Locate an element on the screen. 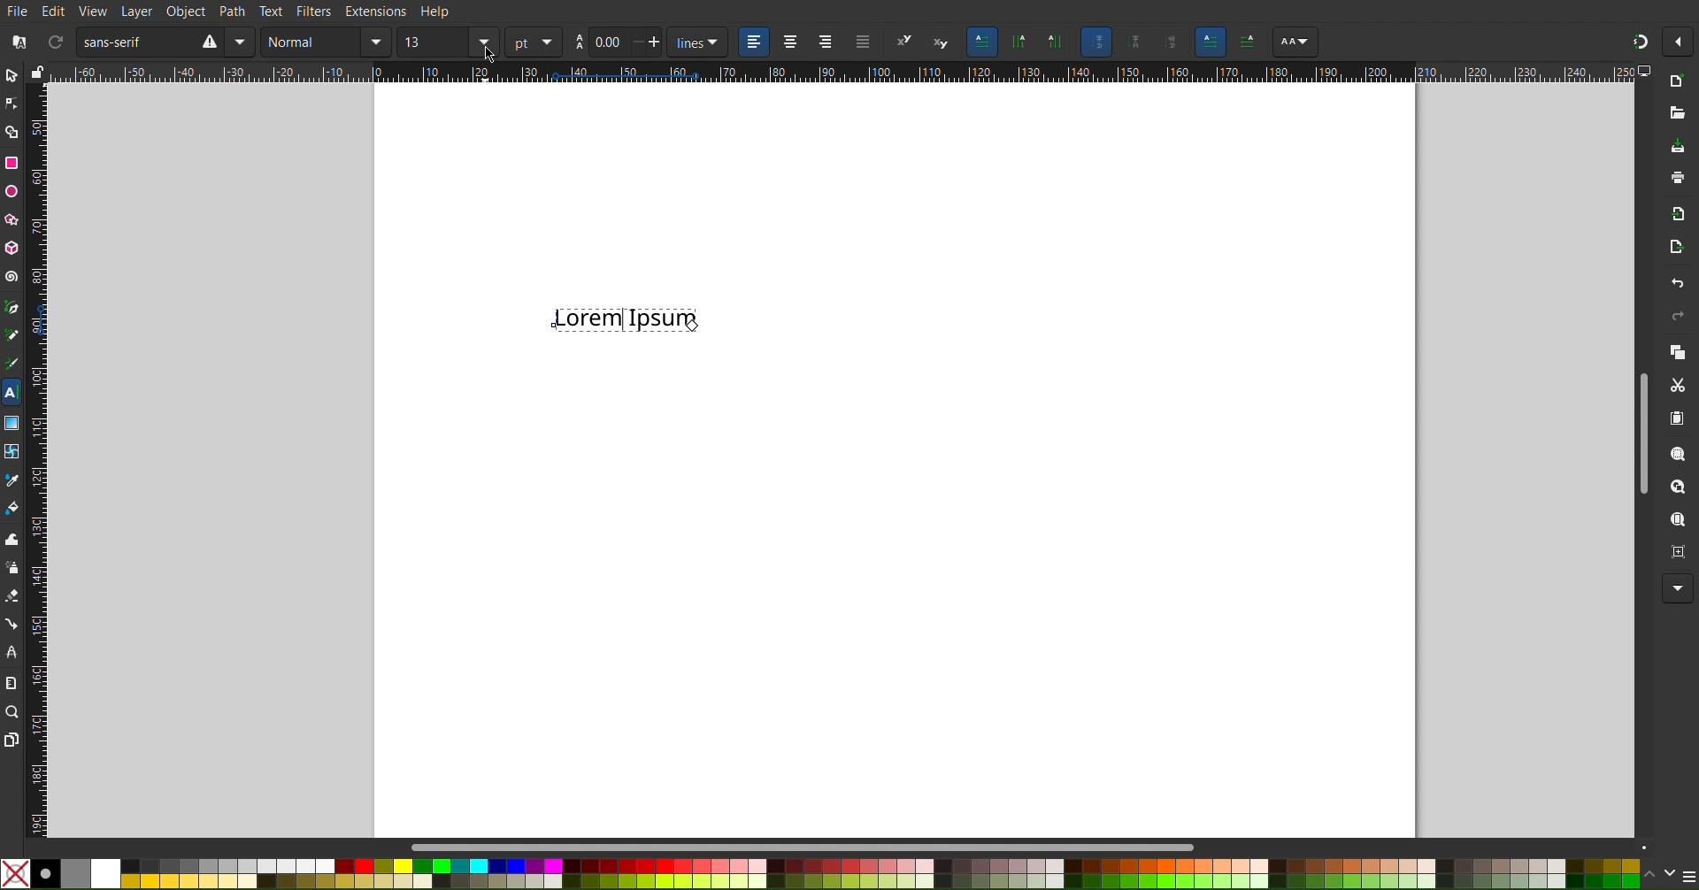  subscript is located at coordinates (941, 40).